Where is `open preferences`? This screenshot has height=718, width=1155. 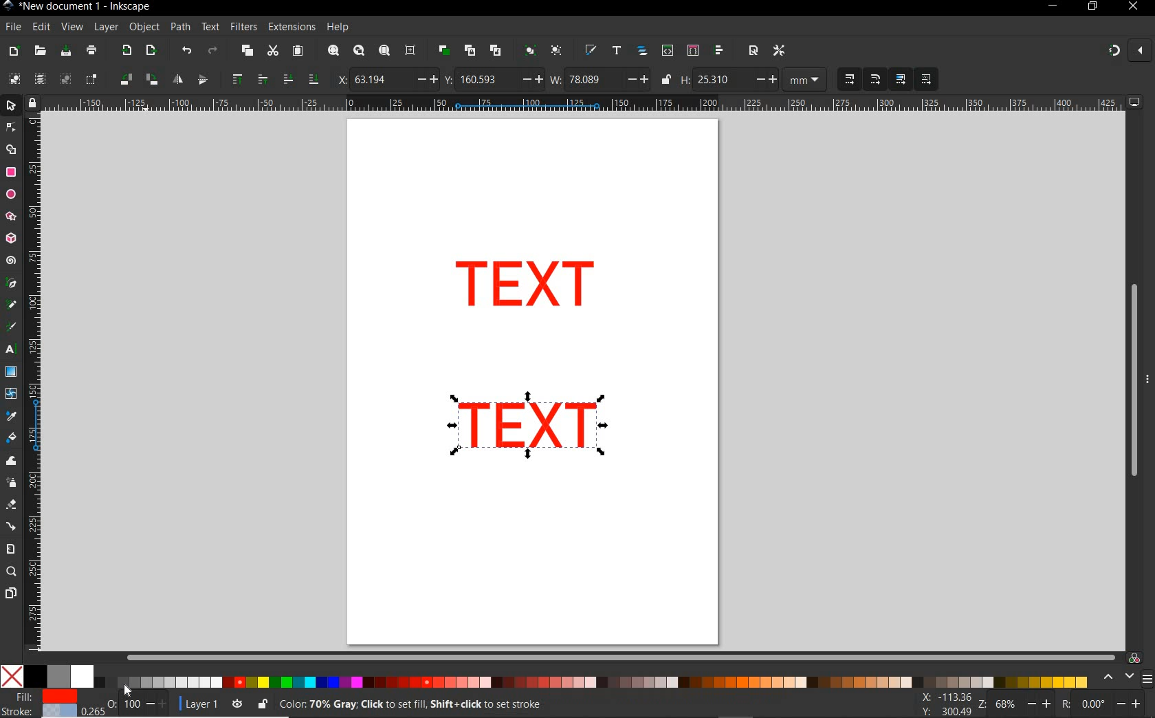 open preferences is located at coordinates (780, 50).